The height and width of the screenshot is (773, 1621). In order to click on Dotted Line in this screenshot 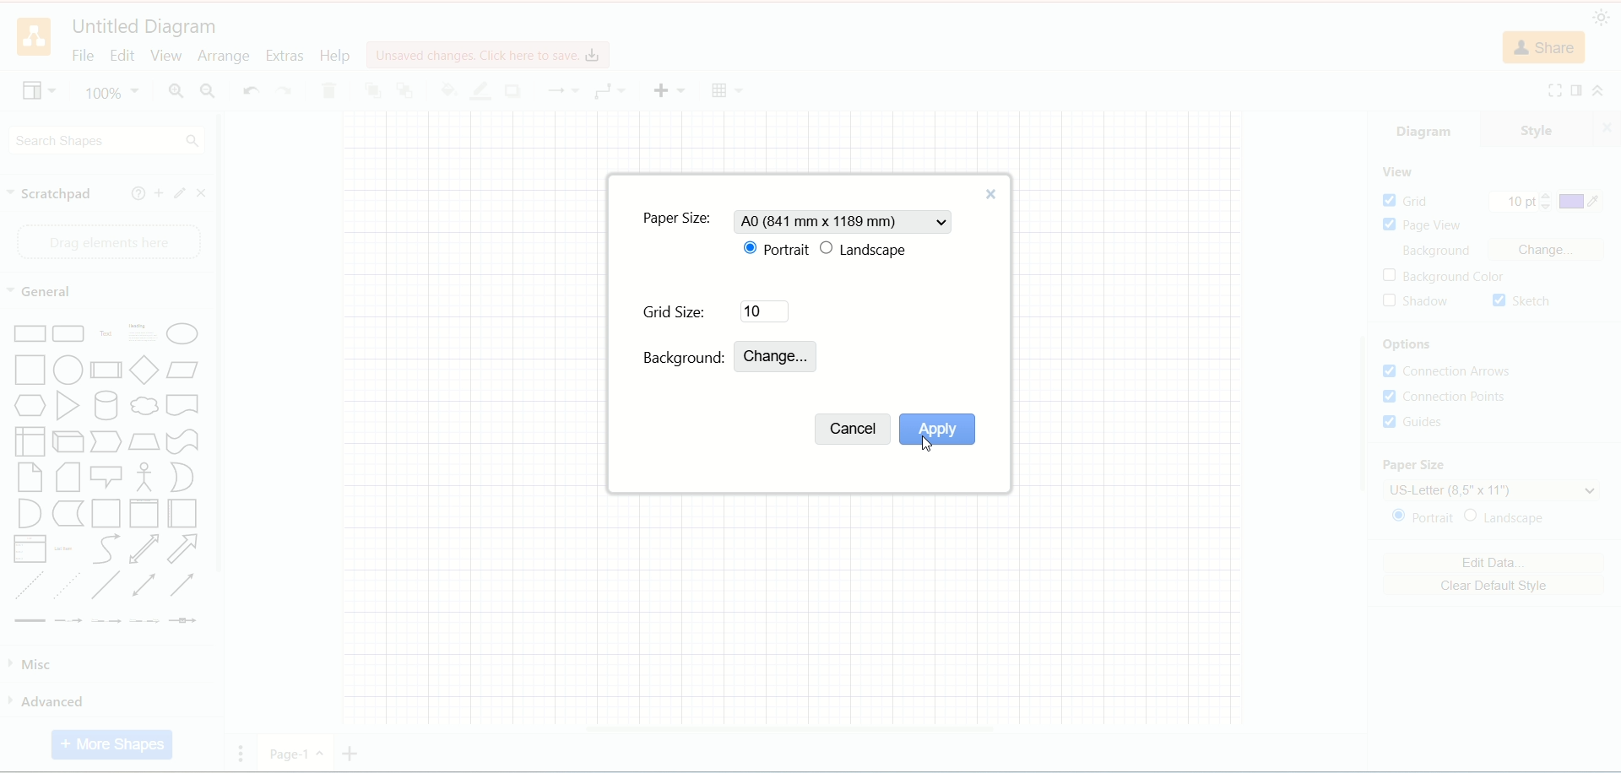, I will do `click(68, 586)`.